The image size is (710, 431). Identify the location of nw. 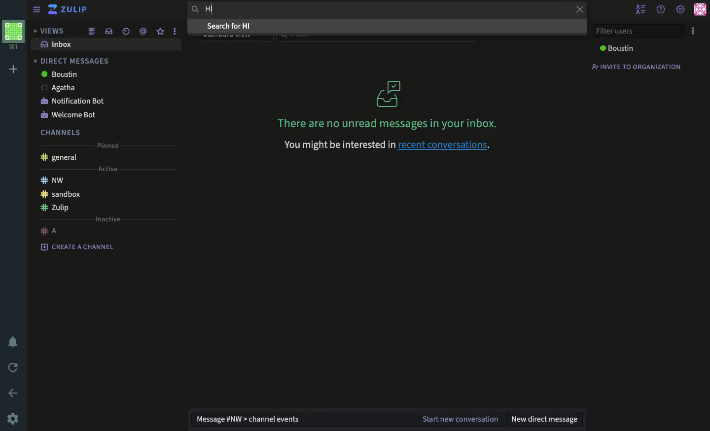
(53, 181).